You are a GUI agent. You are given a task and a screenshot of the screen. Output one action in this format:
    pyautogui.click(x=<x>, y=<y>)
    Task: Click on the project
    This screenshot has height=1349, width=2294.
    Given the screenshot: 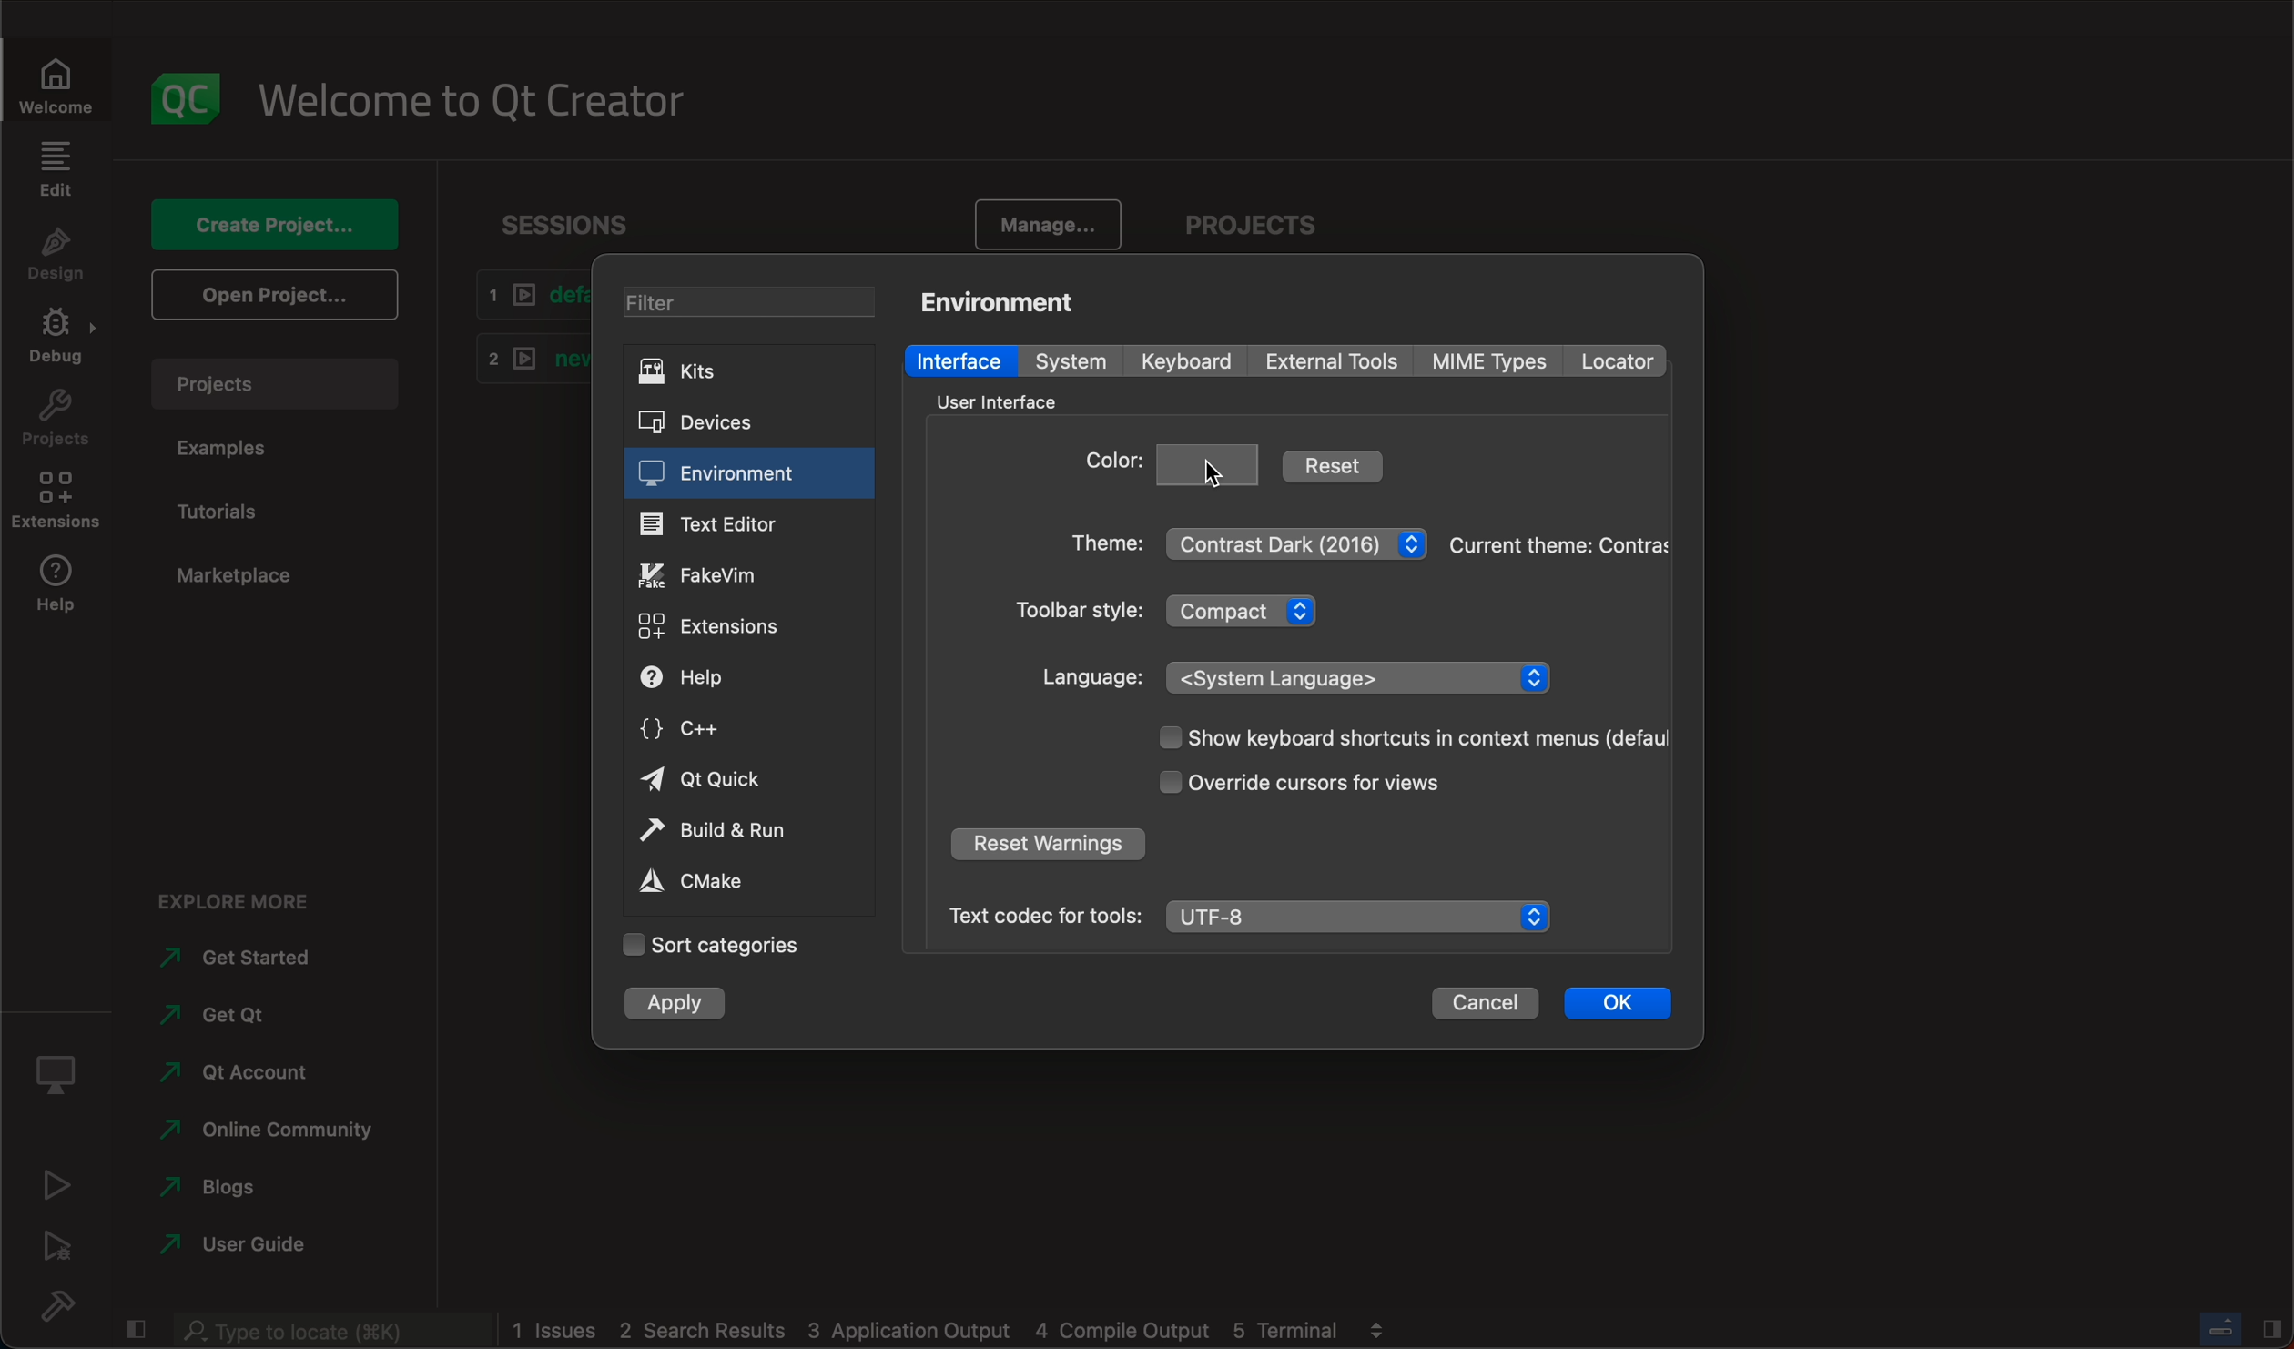 What is the action you would take?
    pyautogui.click(x=273, y=380)
    